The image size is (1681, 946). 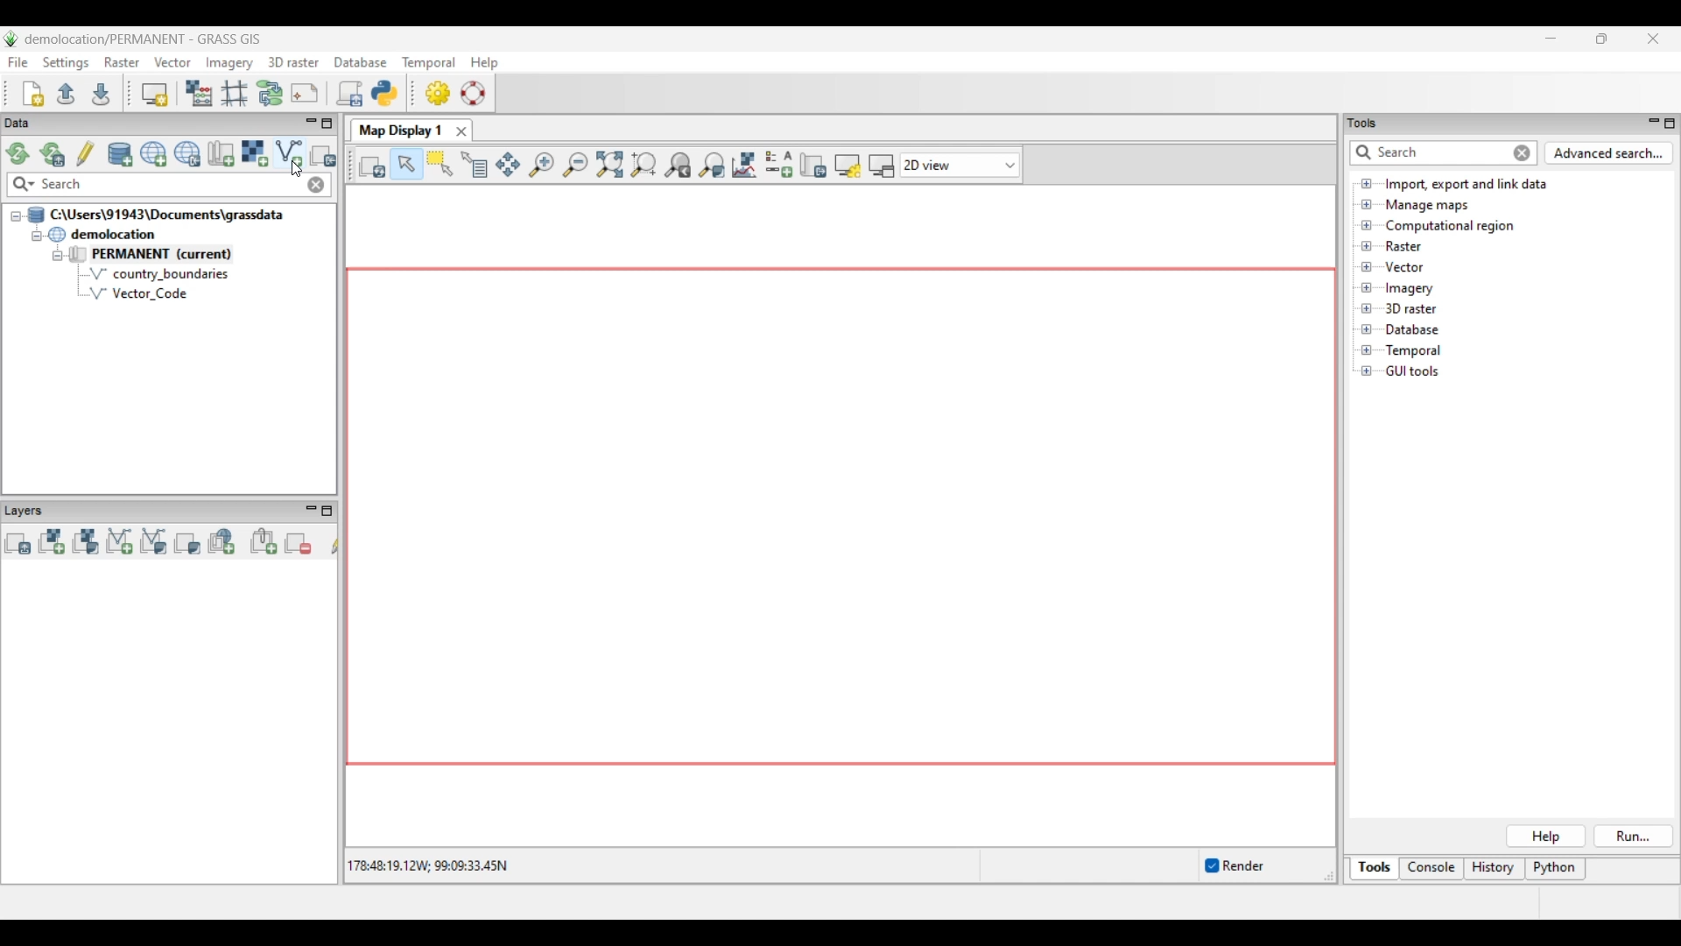 I want to click on tools, so click(x=1368, y=122).